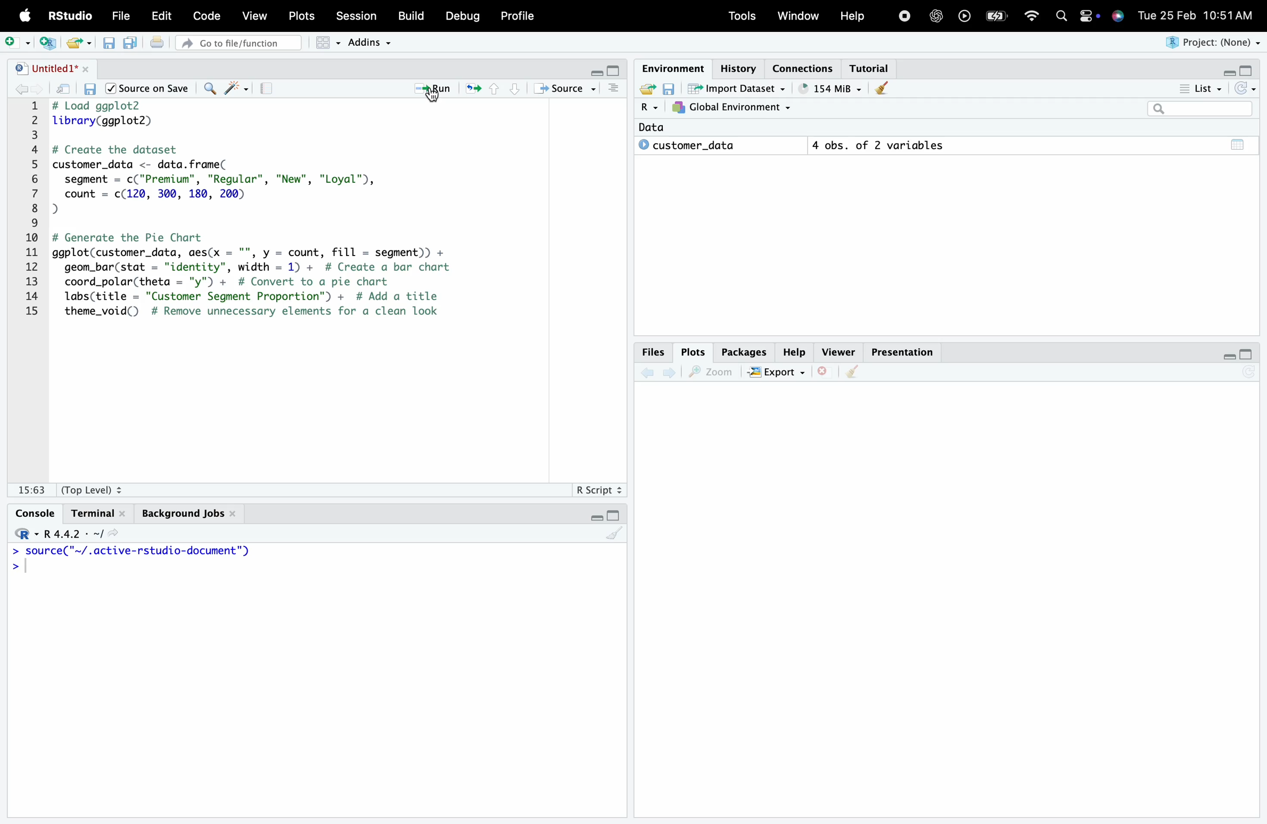 This screenshot has width=1267, height=824. I want to click on zoom, so click(714, 373).